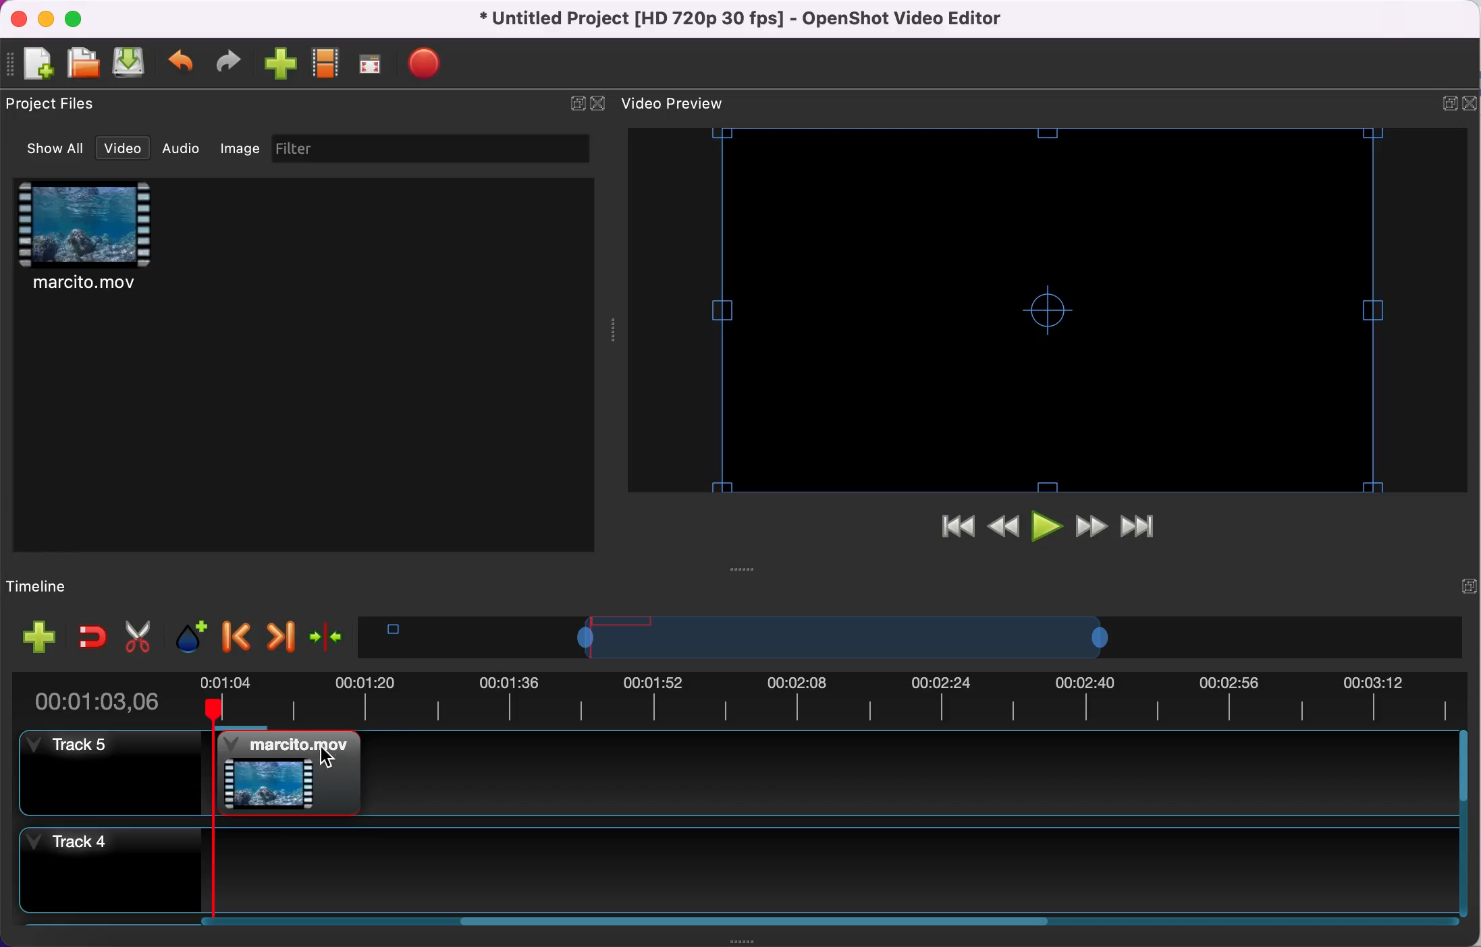 The height and width of the screenshot is (947, 1481). I want to click on video preview, so click(1040, 311).